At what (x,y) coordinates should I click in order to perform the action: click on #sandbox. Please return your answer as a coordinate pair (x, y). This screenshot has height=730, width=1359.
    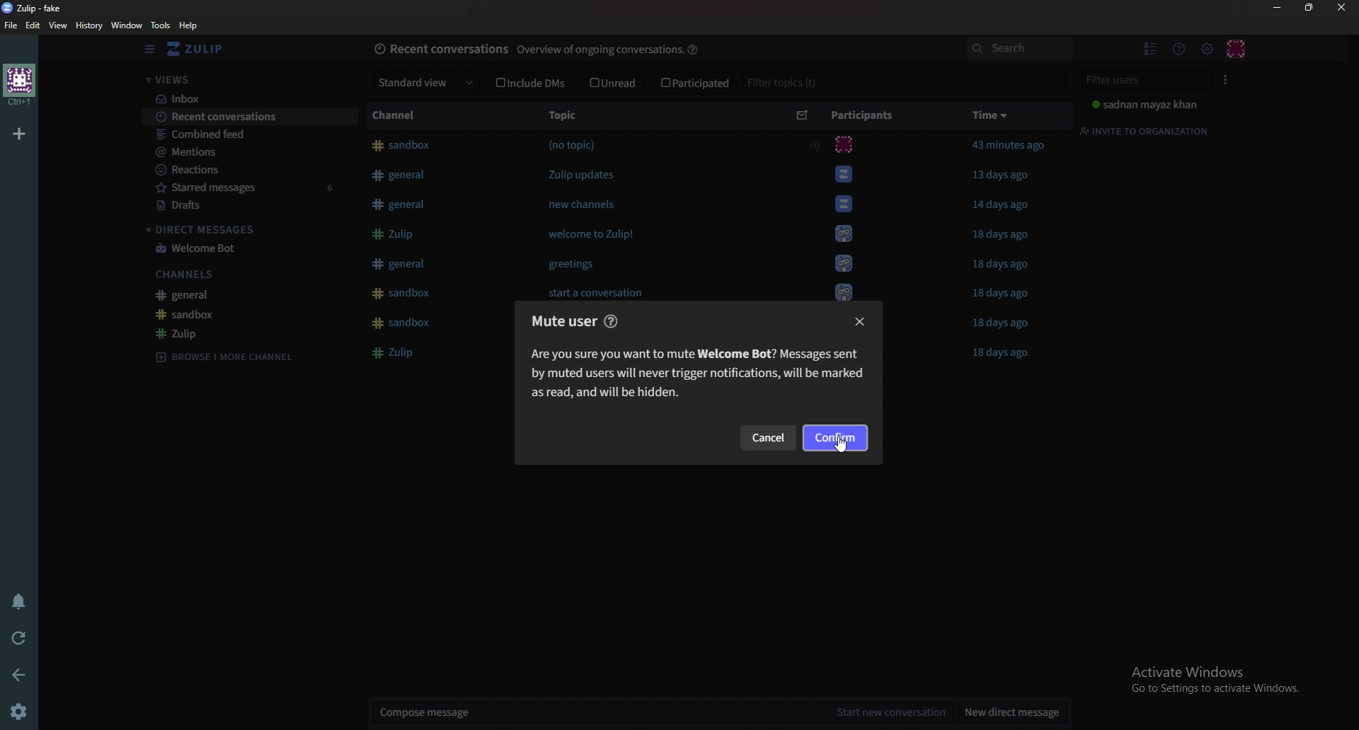
    Looking at the image, I should click on (402, 144).